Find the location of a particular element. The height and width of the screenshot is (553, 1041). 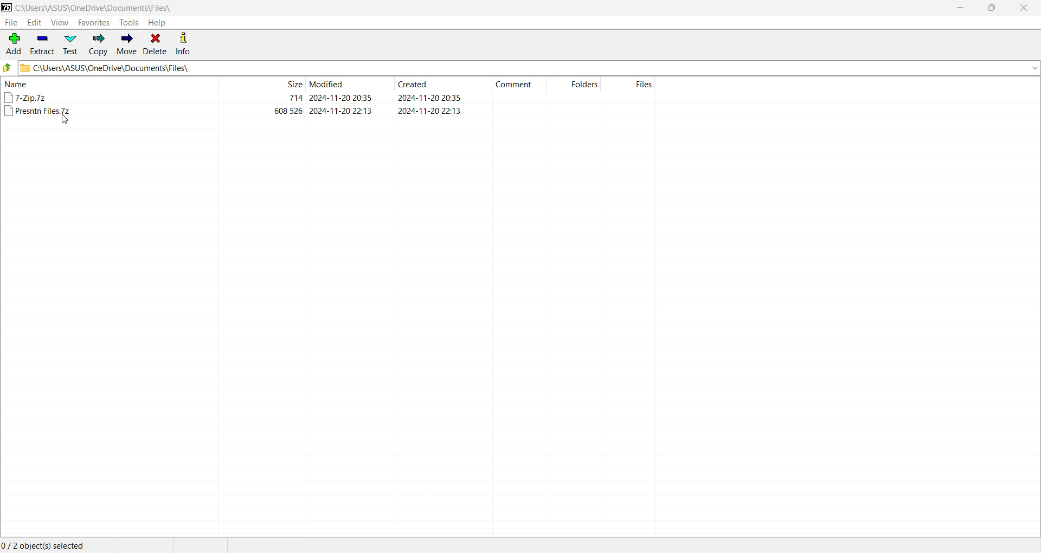

Delete is located at coordinates (156, 44).